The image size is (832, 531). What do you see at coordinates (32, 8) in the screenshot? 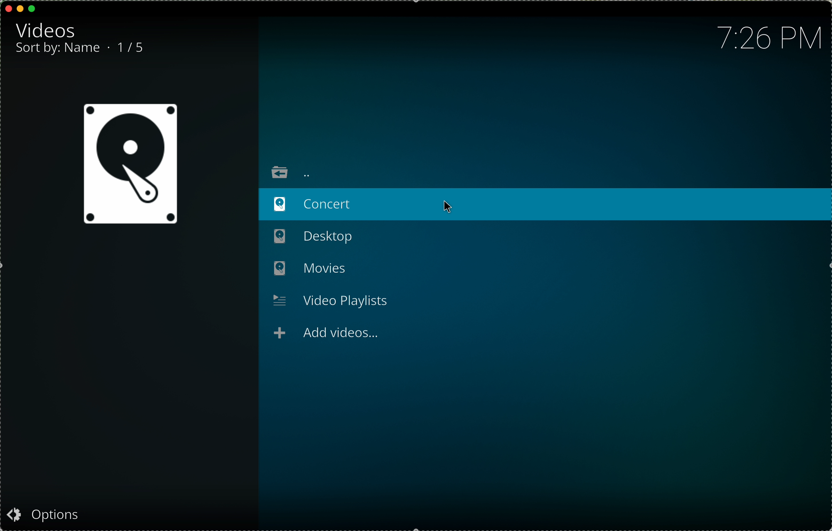
I see `maximise` at bounding box center [32, 8].